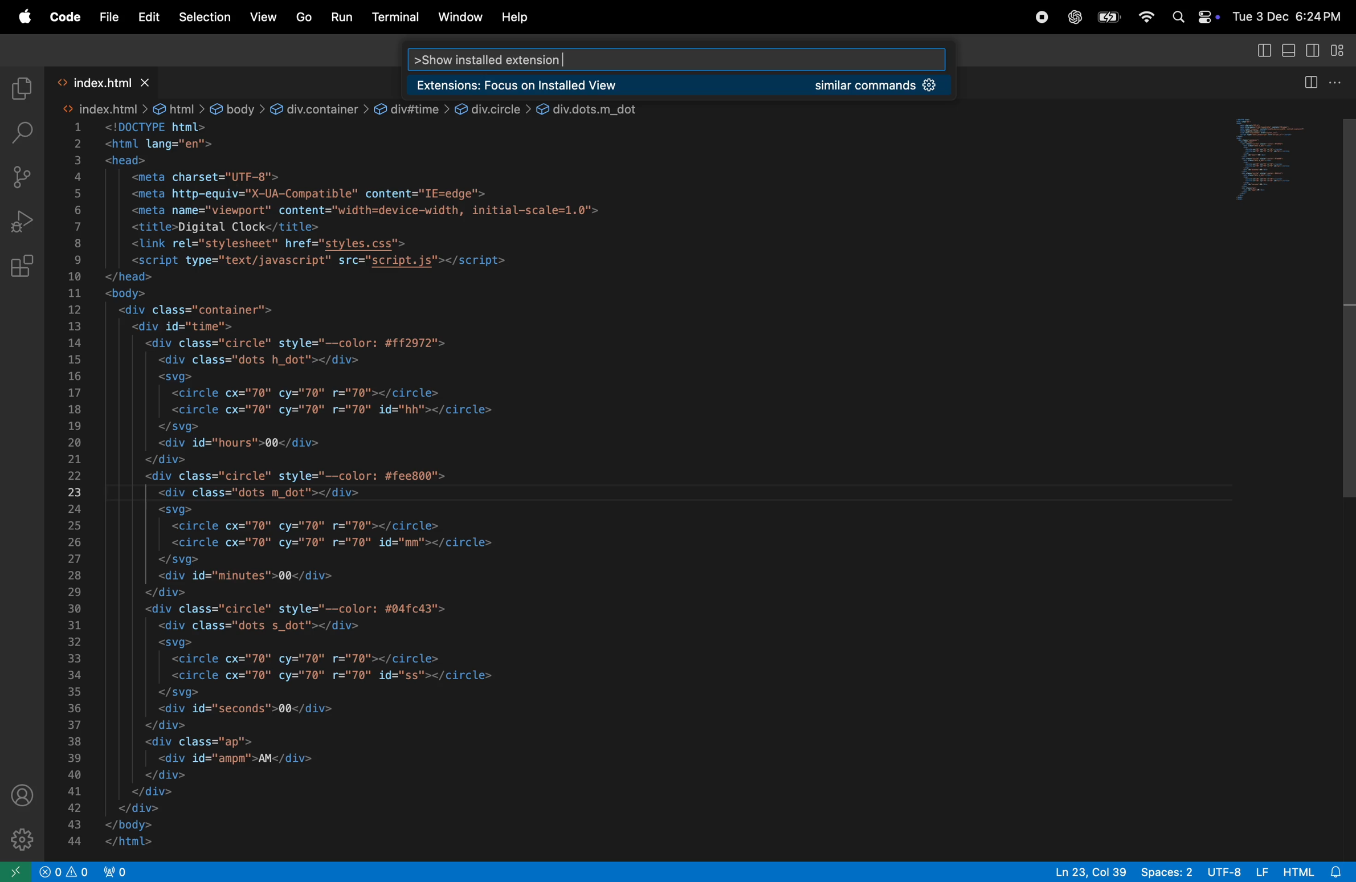 The height and width of the screenshot is (882, 1356). I want to click on split editor, so click(1323, 83).